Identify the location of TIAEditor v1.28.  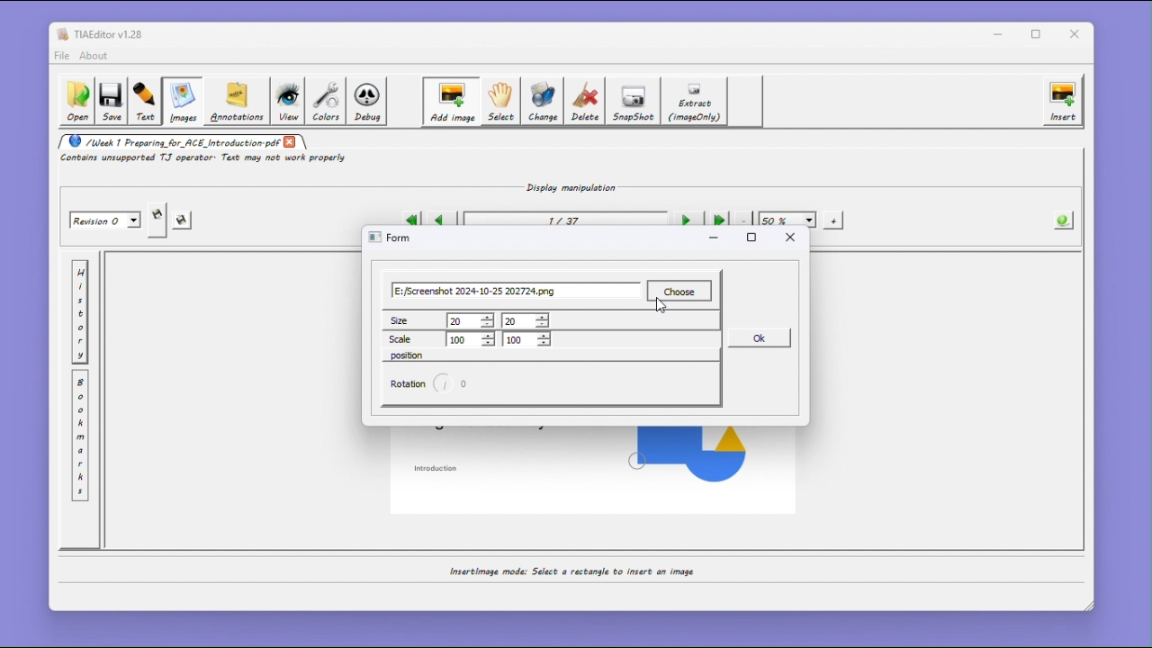
(100, 33).